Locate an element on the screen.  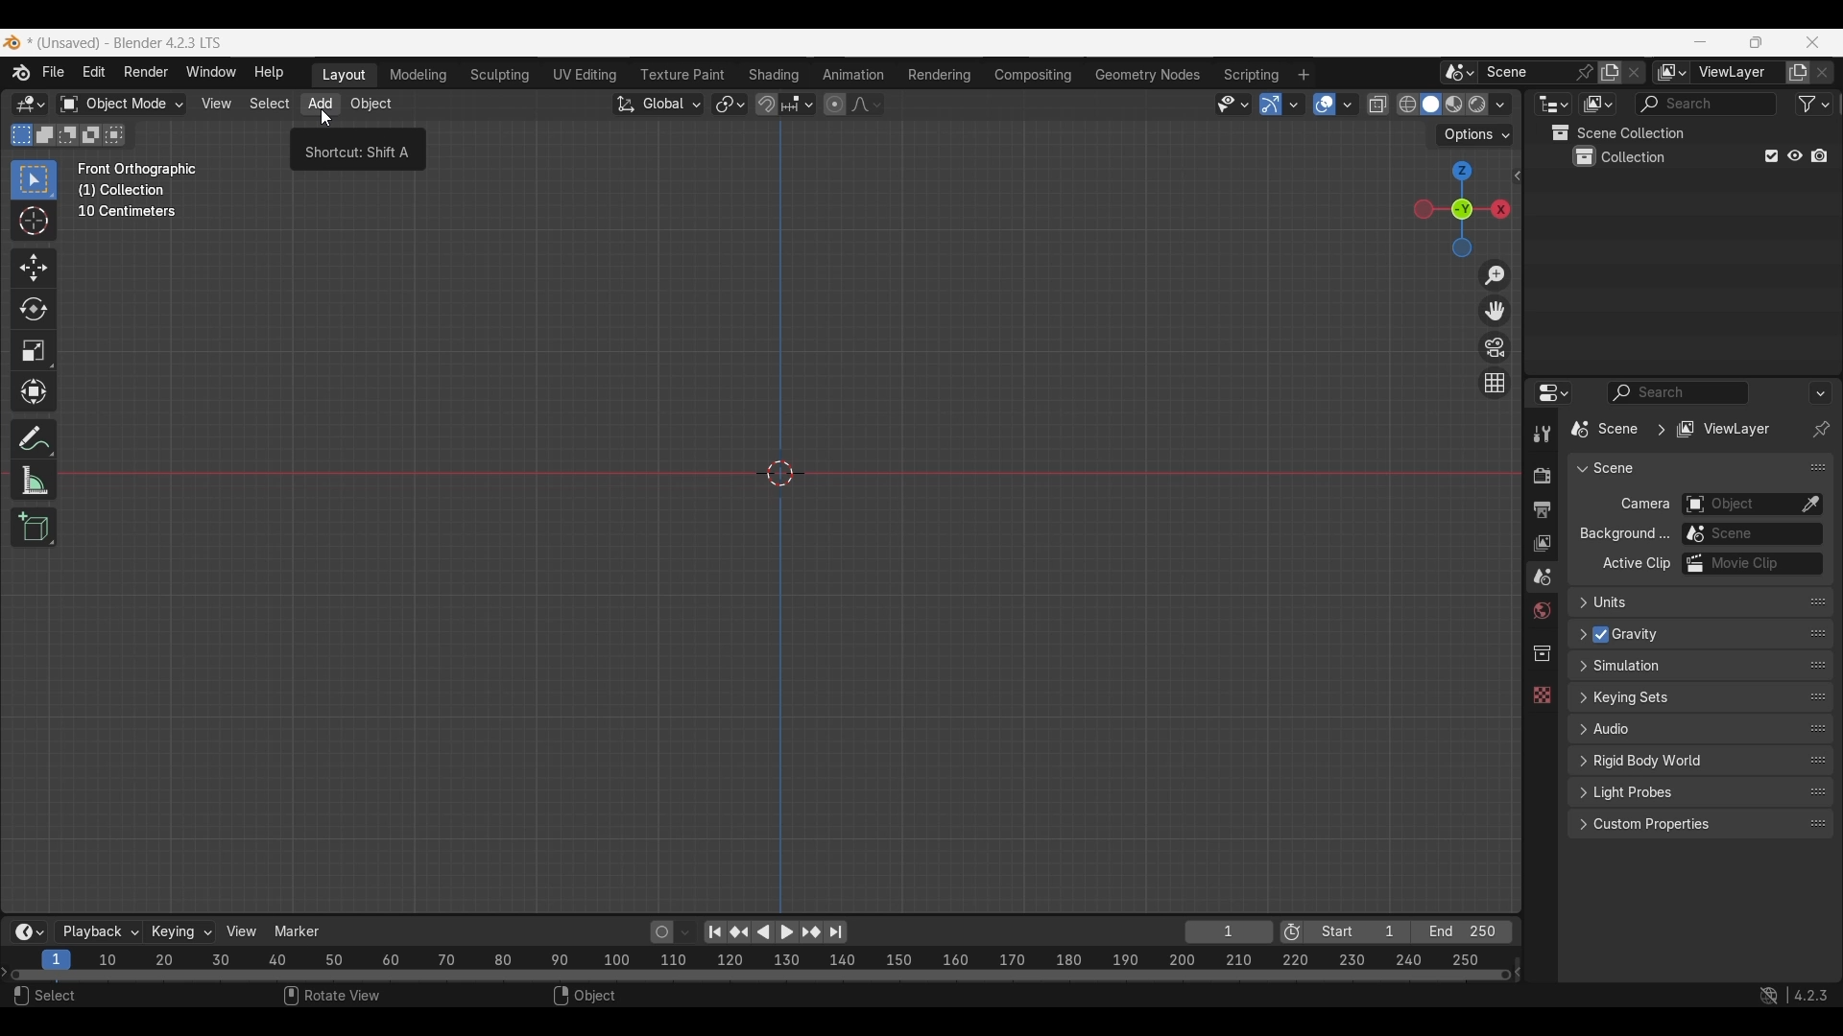
Transform is located at coordinates (33, 393).